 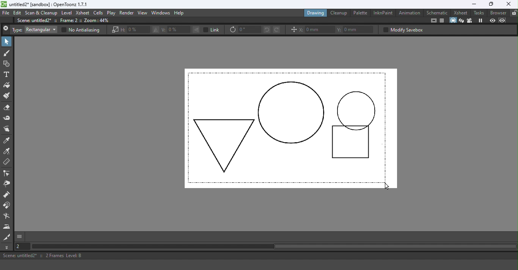 What do you see at coordinates (7, 237) in the screenshot?
I see `Cutter tool` at bounding box center [7, 237].